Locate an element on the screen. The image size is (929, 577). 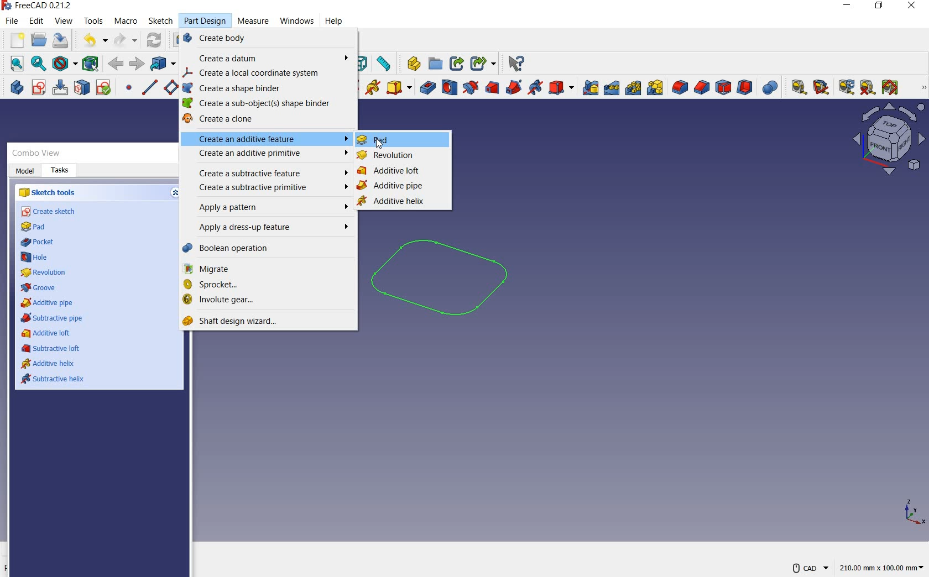
new is located at coordinates (14, 39).